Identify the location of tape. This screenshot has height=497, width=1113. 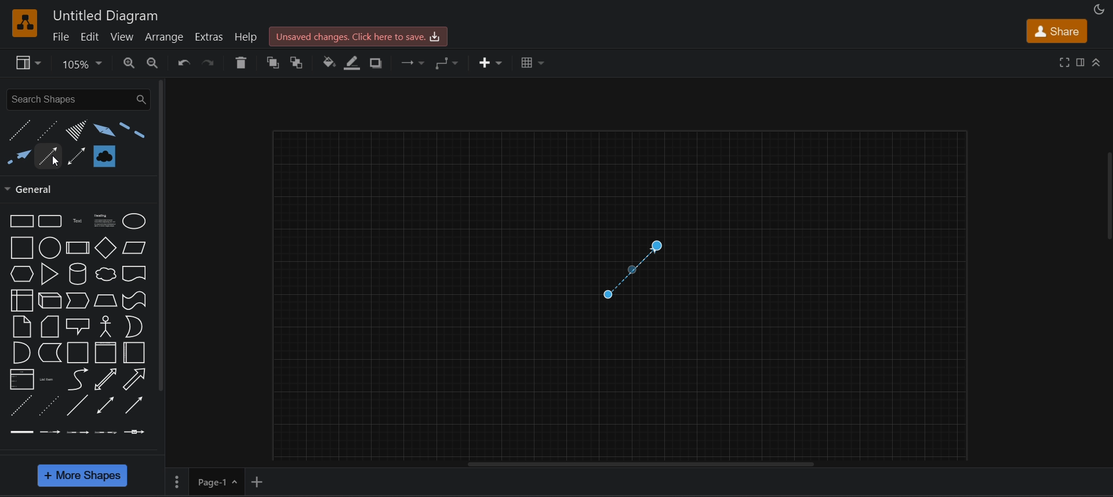
(136, 301).